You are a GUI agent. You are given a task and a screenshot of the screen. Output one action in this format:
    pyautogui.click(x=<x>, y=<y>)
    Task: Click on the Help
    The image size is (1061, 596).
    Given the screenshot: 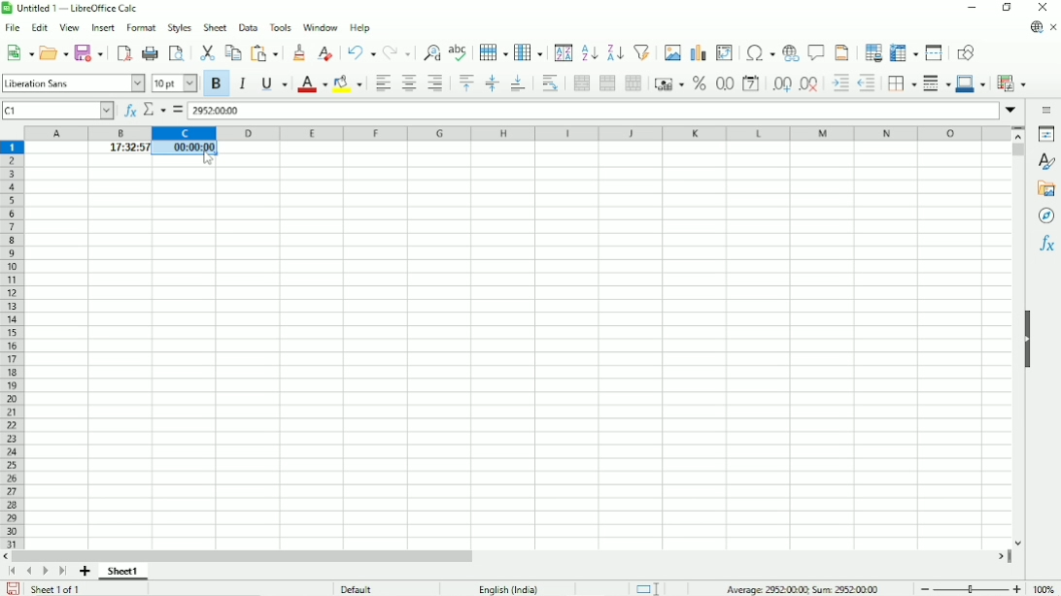 What is the action you would take?
    pyautogui.click(x=359, y=27)
    